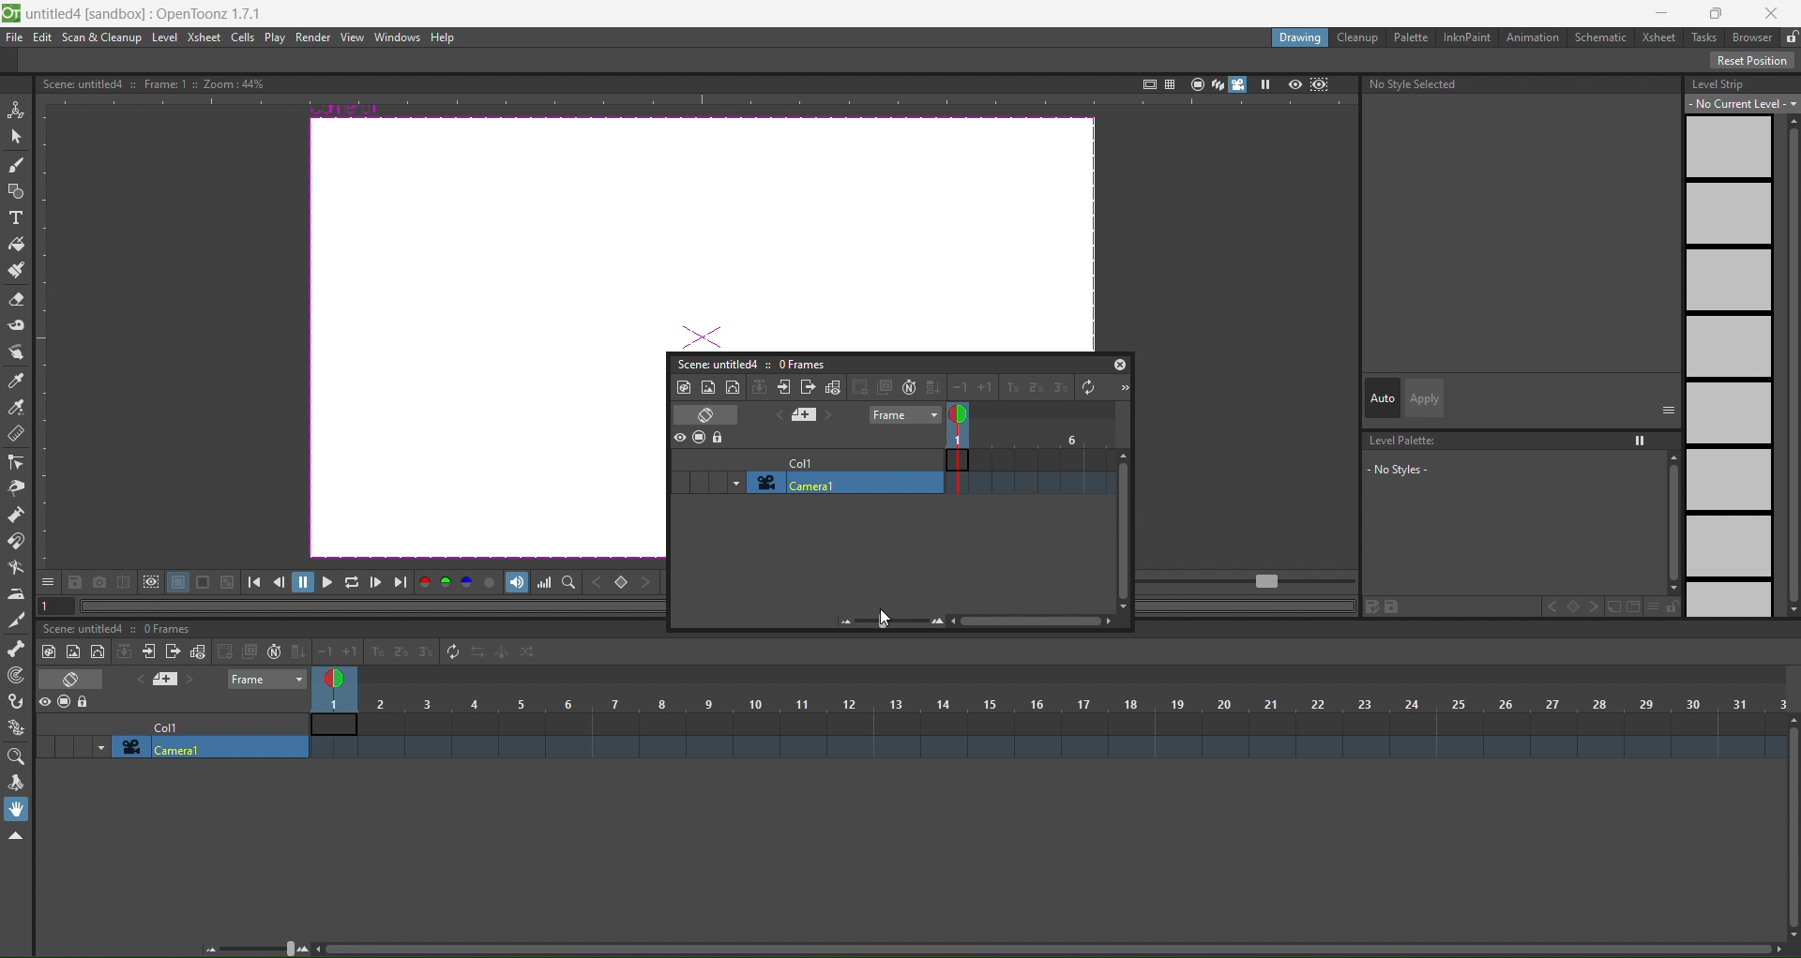 The height and width of the screenshot is (958, 1801). I want to click on auto input cell number, so click(270, 652).